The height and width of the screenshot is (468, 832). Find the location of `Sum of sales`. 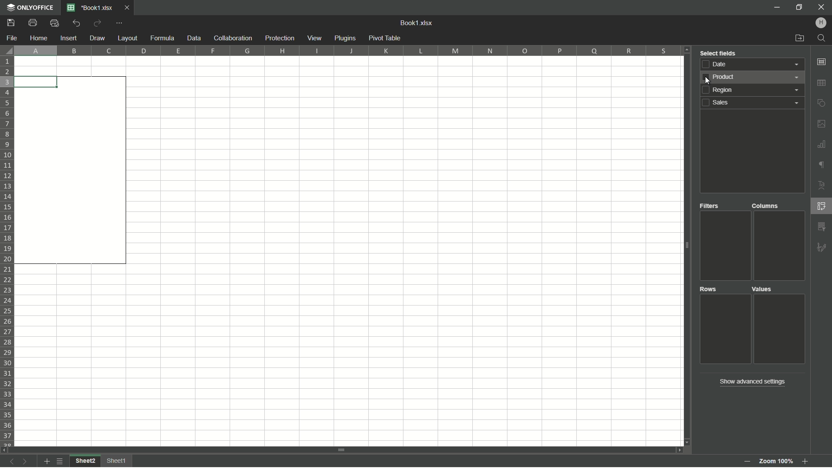

Sum of sales is located at coordinates (778, 299).